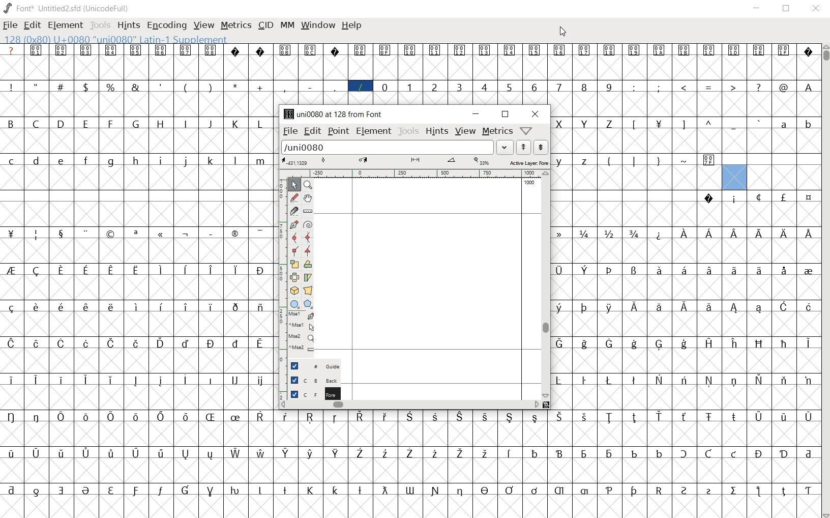  Describe the element at coordinates (709, 161) in the screenshot. I see `glyph` at that location.